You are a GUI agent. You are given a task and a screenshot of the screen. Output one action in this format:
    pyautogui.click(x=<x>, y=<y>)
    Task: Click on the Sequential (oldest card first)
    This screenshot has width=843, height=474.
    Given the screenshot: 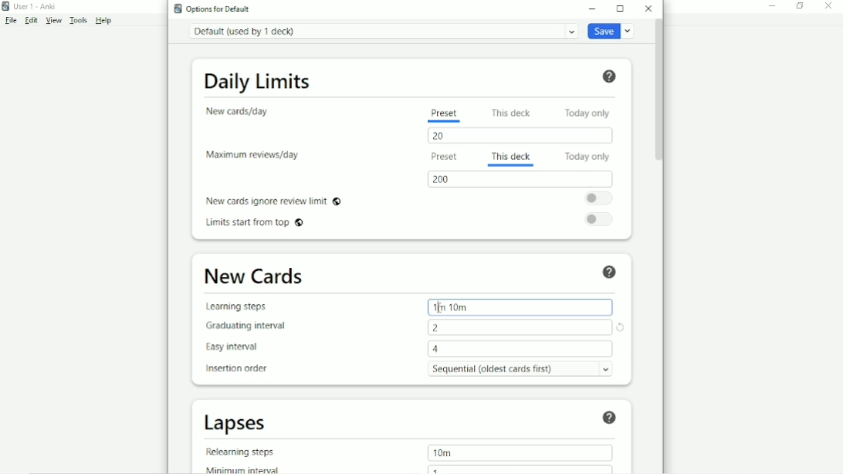 What is the action you would take?
    pyautogui.click(x=520, y=368)
    